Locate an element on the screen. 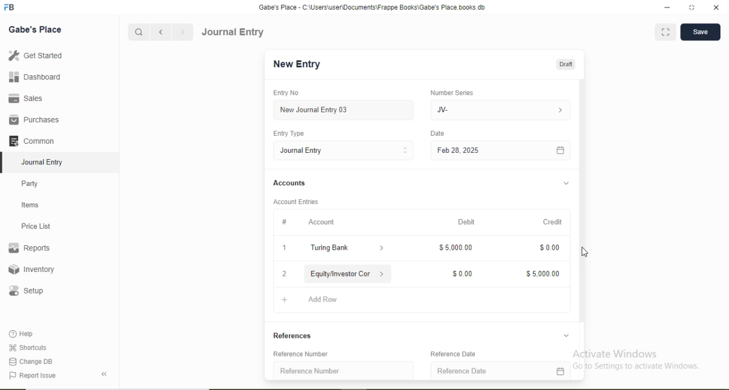 The image size is (729, 390). minimize is located at coordinates (666, 8).